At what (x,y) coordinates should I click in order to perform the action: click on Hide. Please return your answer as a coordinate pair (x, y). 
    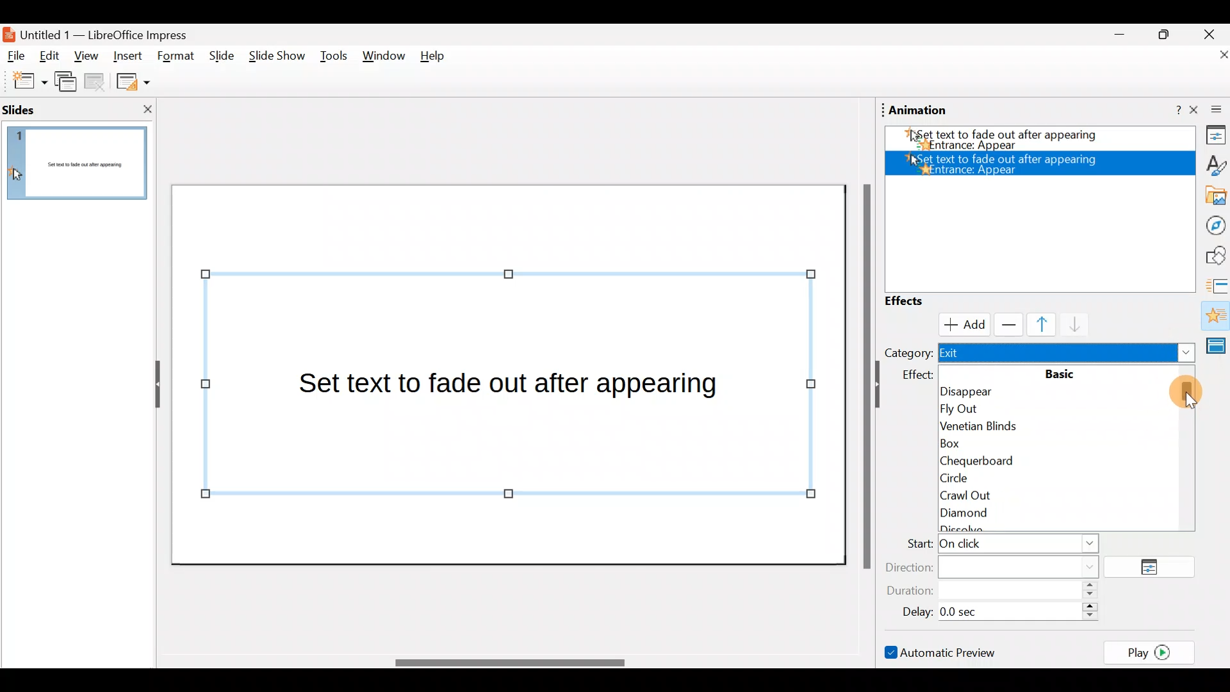
    Looking at the image, I should click on (152, 385).